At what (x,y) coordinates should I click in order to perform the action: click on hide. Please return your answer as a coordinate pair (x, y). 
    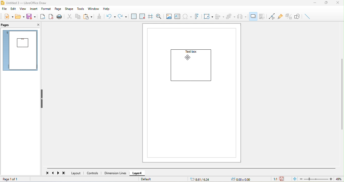
    Looking at the image, I should click on (43, 98).